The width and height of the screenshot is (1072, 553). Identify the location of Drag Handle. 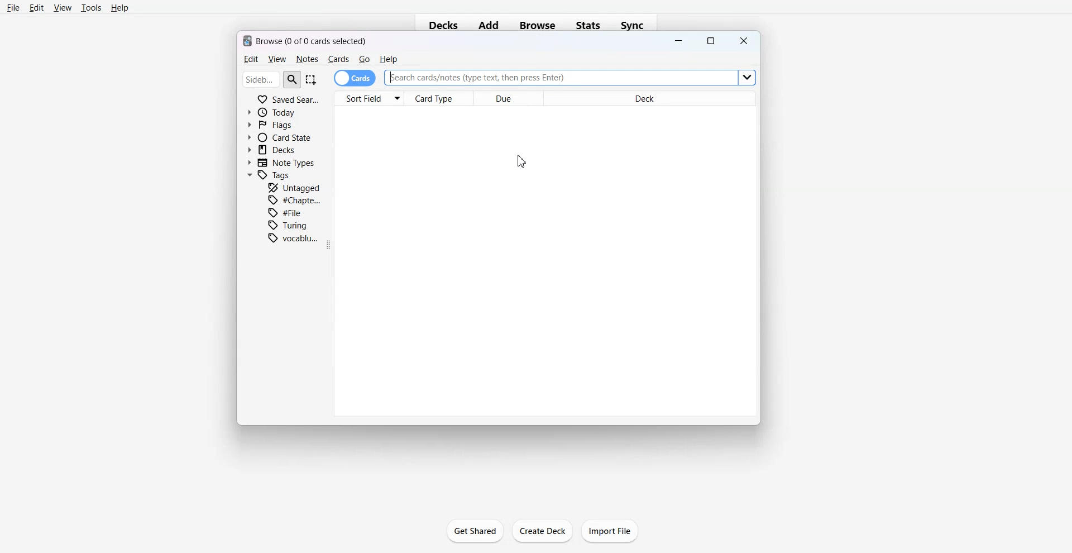
(331, 245).